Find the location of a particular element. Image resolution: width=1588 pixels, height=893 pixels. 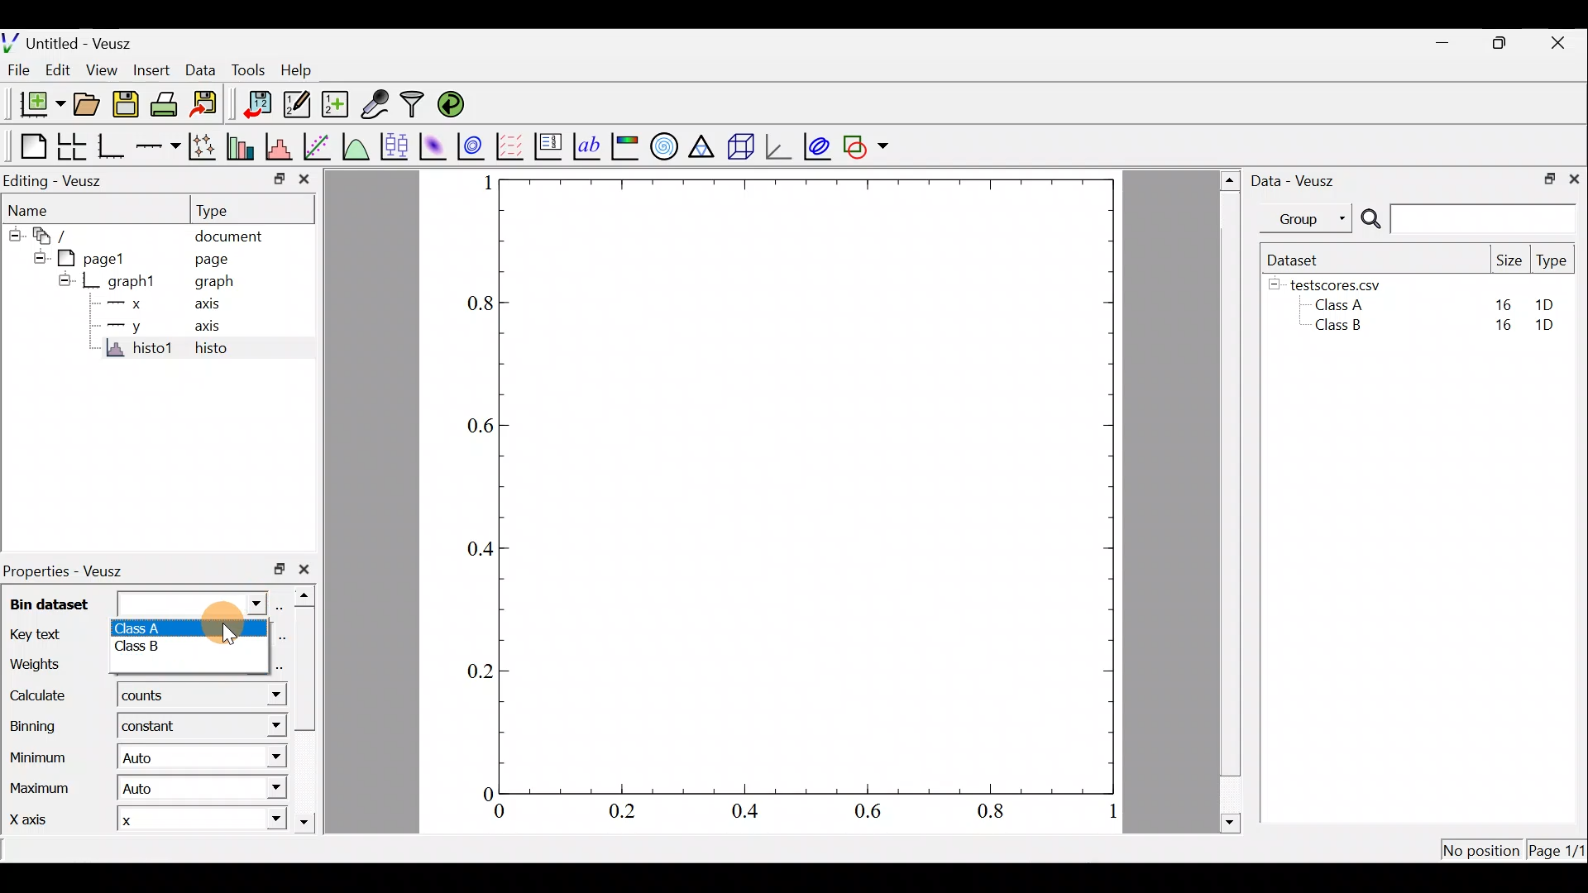

Size is located at coordinates (1509, 260).